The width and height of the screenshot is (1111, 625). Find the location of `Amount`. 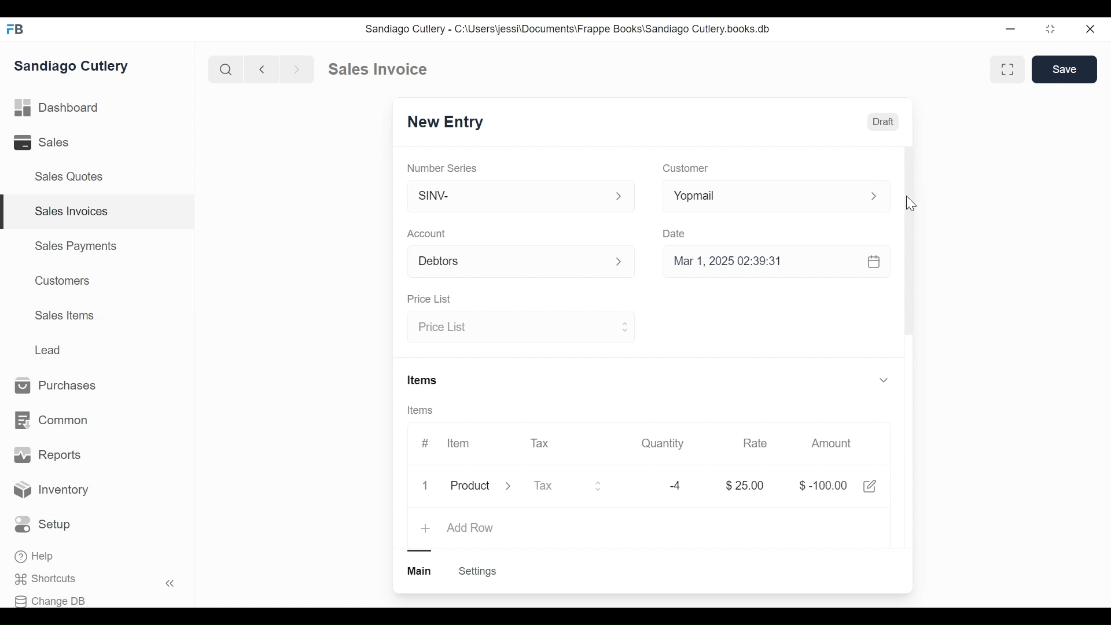

Amount is located at coordinates (832, 444).